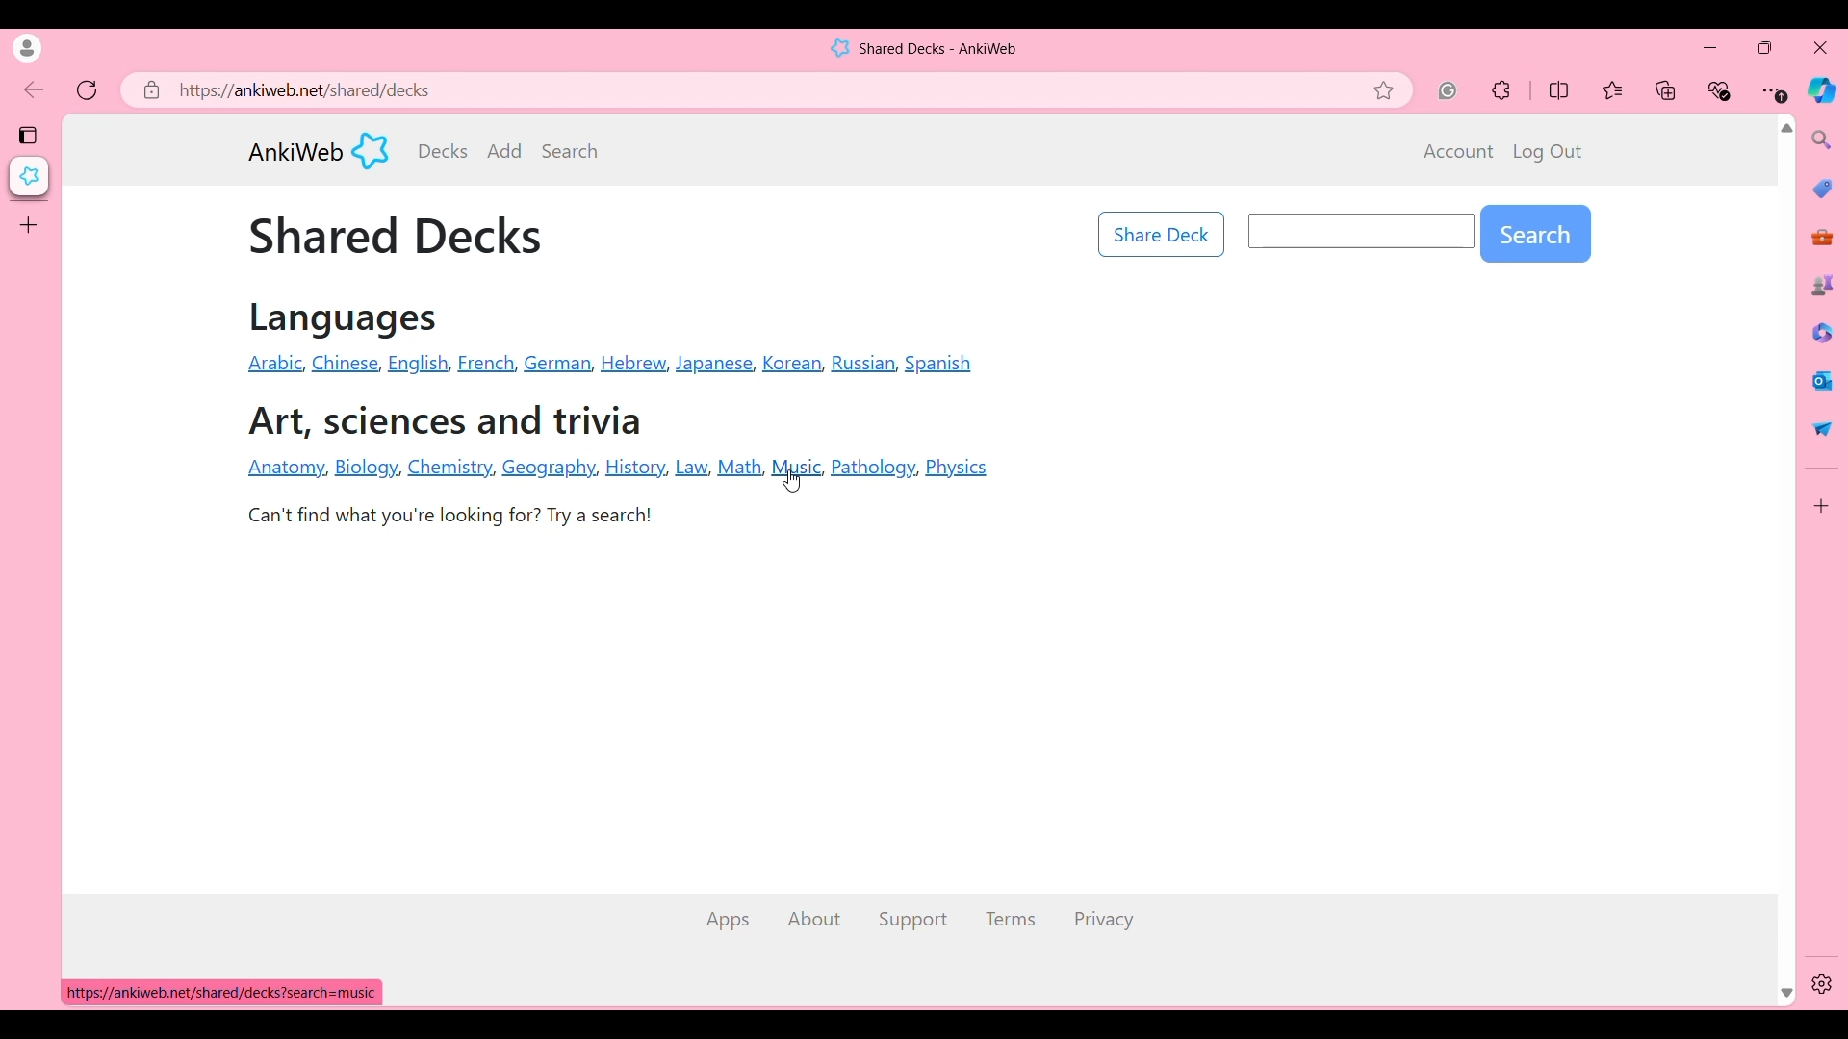  Describe the element at coordinates (319, 88) in the screenshot. I see `https://ankiweb.net/shared/decks` at that location.